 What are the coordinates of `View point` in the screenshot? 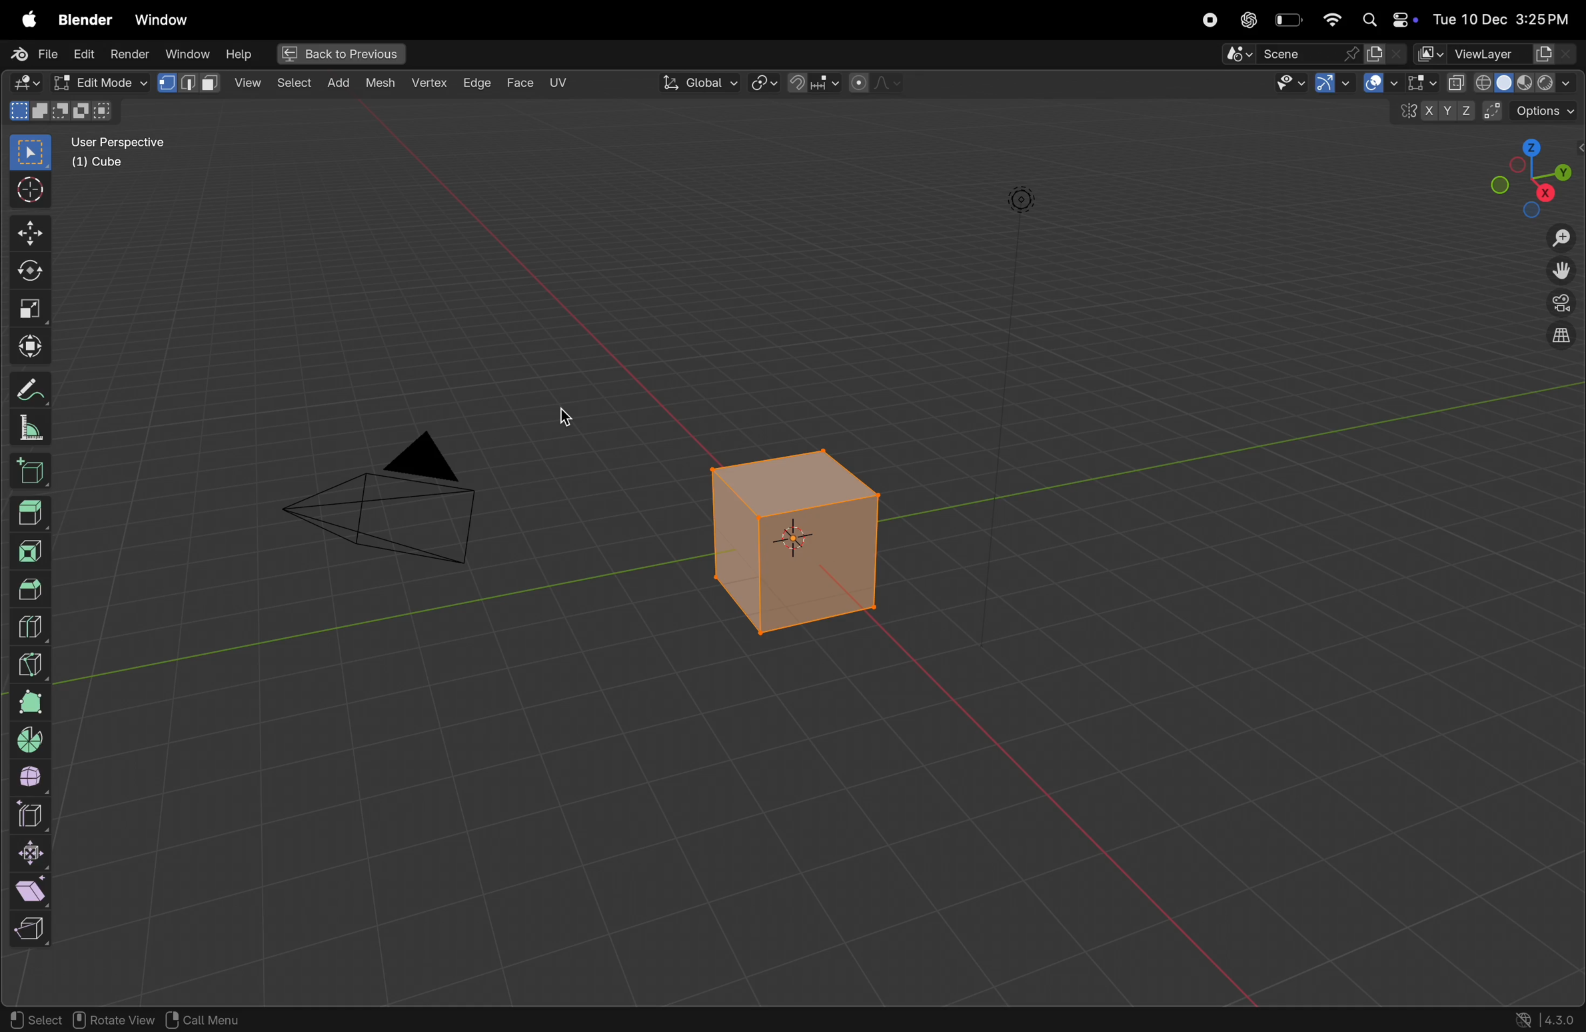 It's located at (1533, 177).